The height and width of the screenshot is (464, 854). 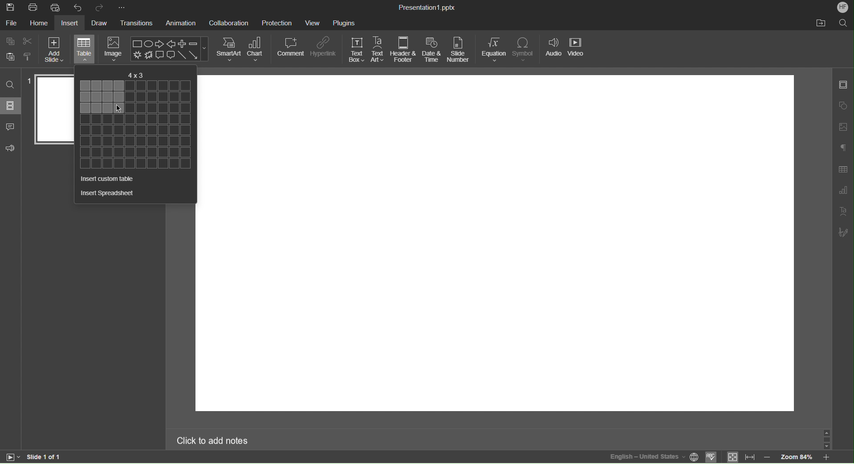 What do you see at coordinates (126, 8) in the screenshot?
I see `More` at bounding box center [126, 8].